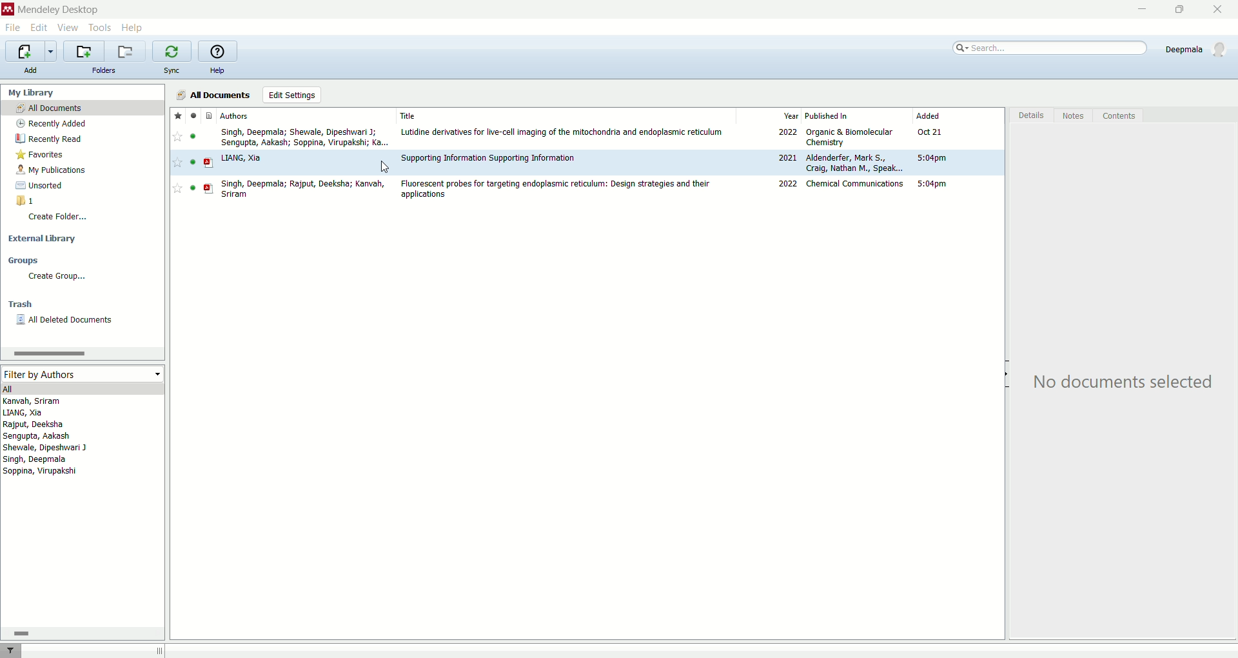 This screenshot has width=1238, height=658. I want to click on trash, so click(20, 304).